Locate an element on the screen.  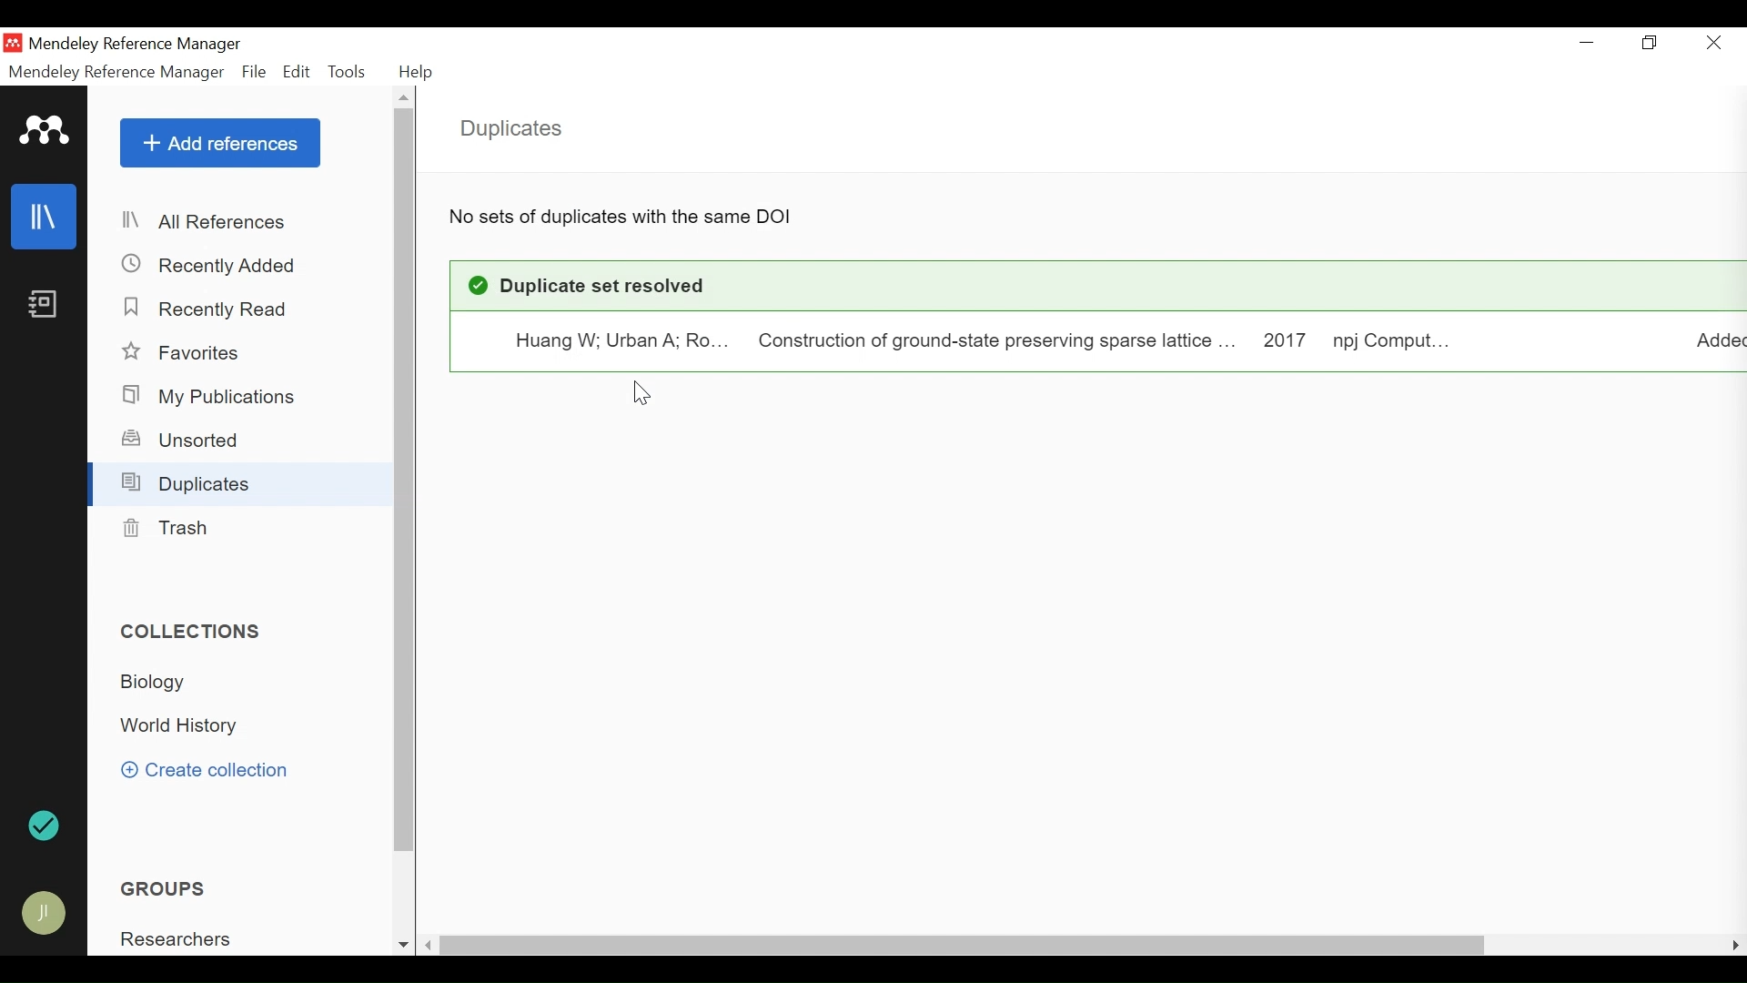
Collection is located at coordinates (159, 682).